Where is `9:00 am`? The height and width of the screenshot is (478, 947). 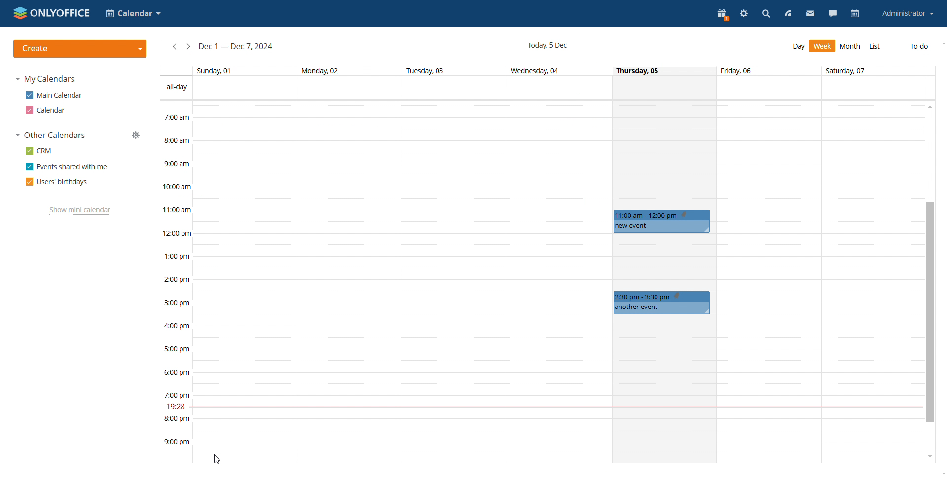
9:00 am is located at coordinates (176, 164).